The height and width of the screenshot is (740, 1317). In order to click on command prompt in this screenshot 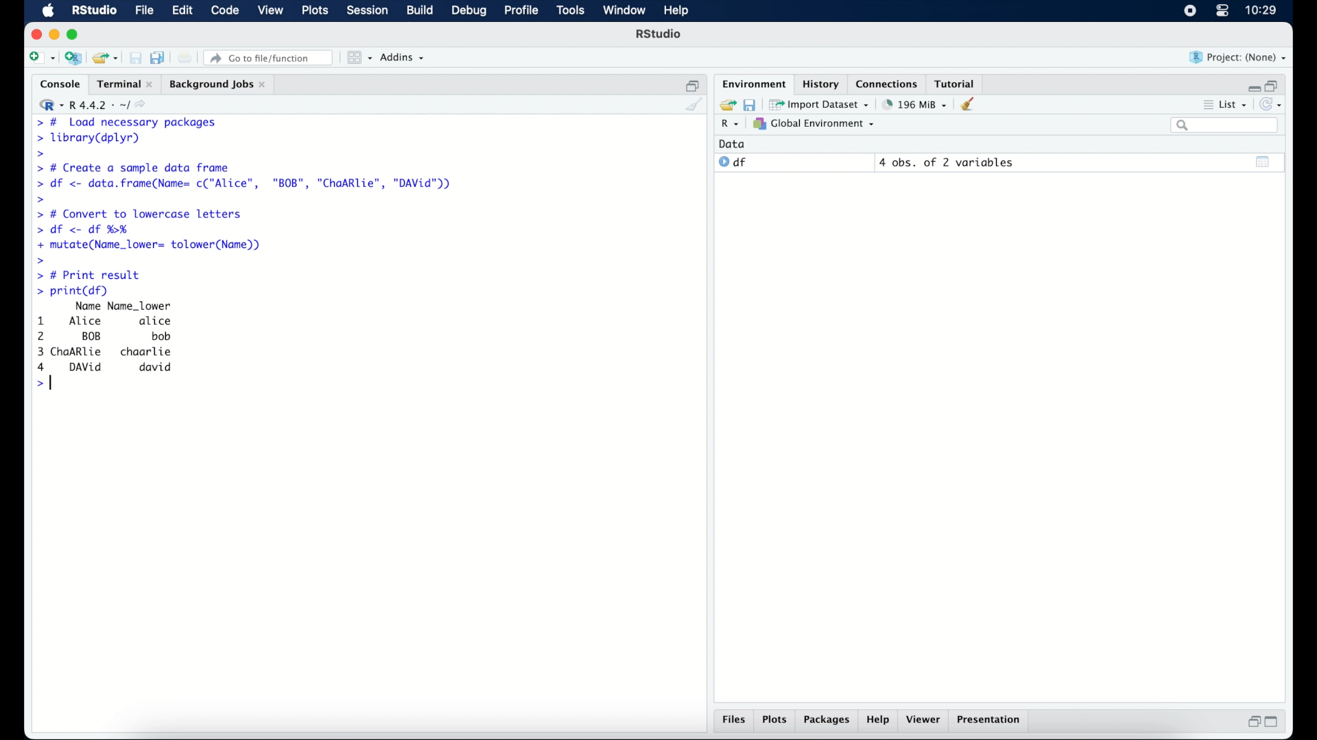, I will do `click(41, 199)`.